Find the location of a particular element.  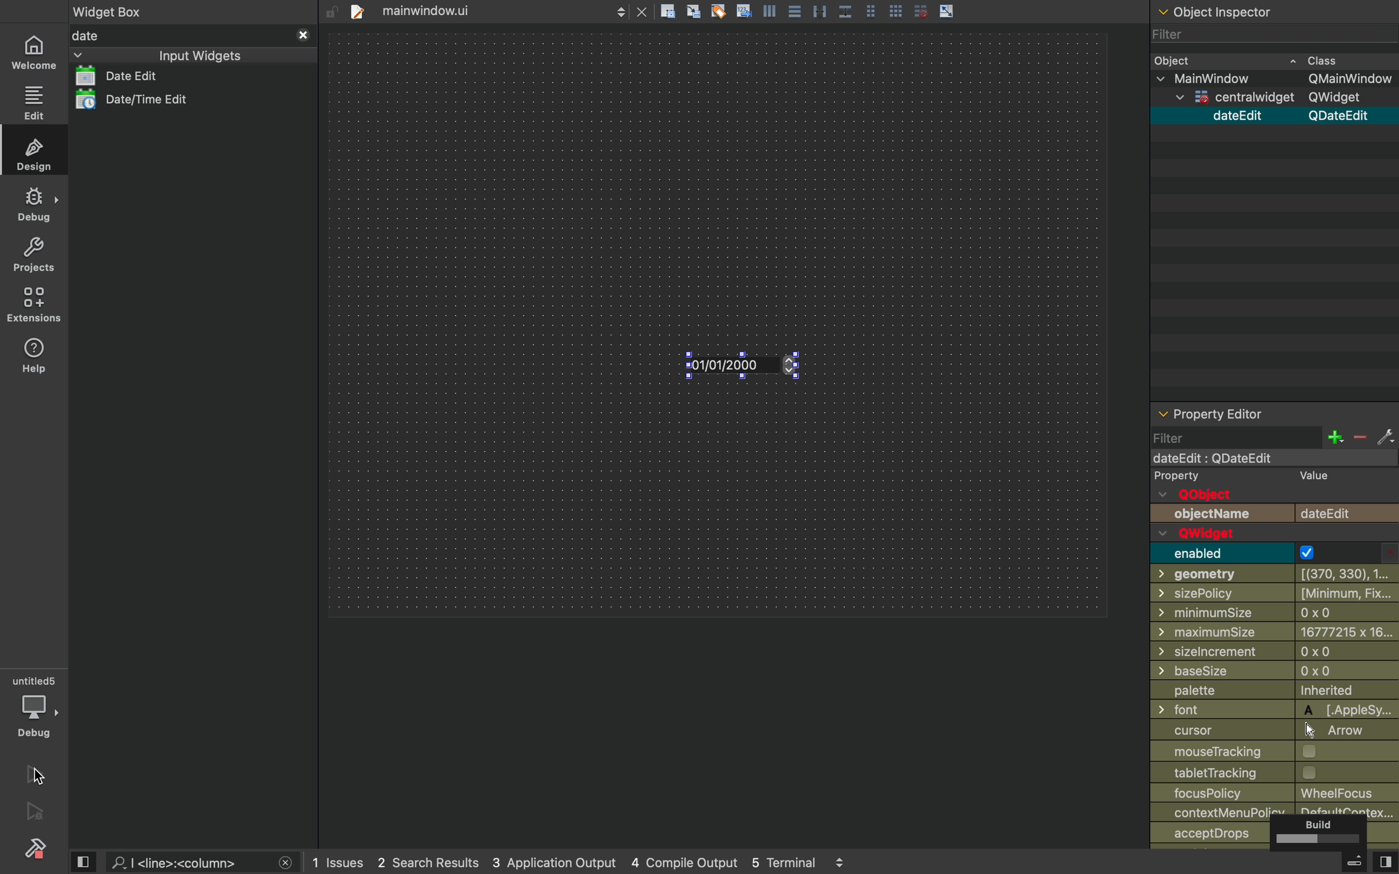

grid view medium is located at coordinates (870, 10).